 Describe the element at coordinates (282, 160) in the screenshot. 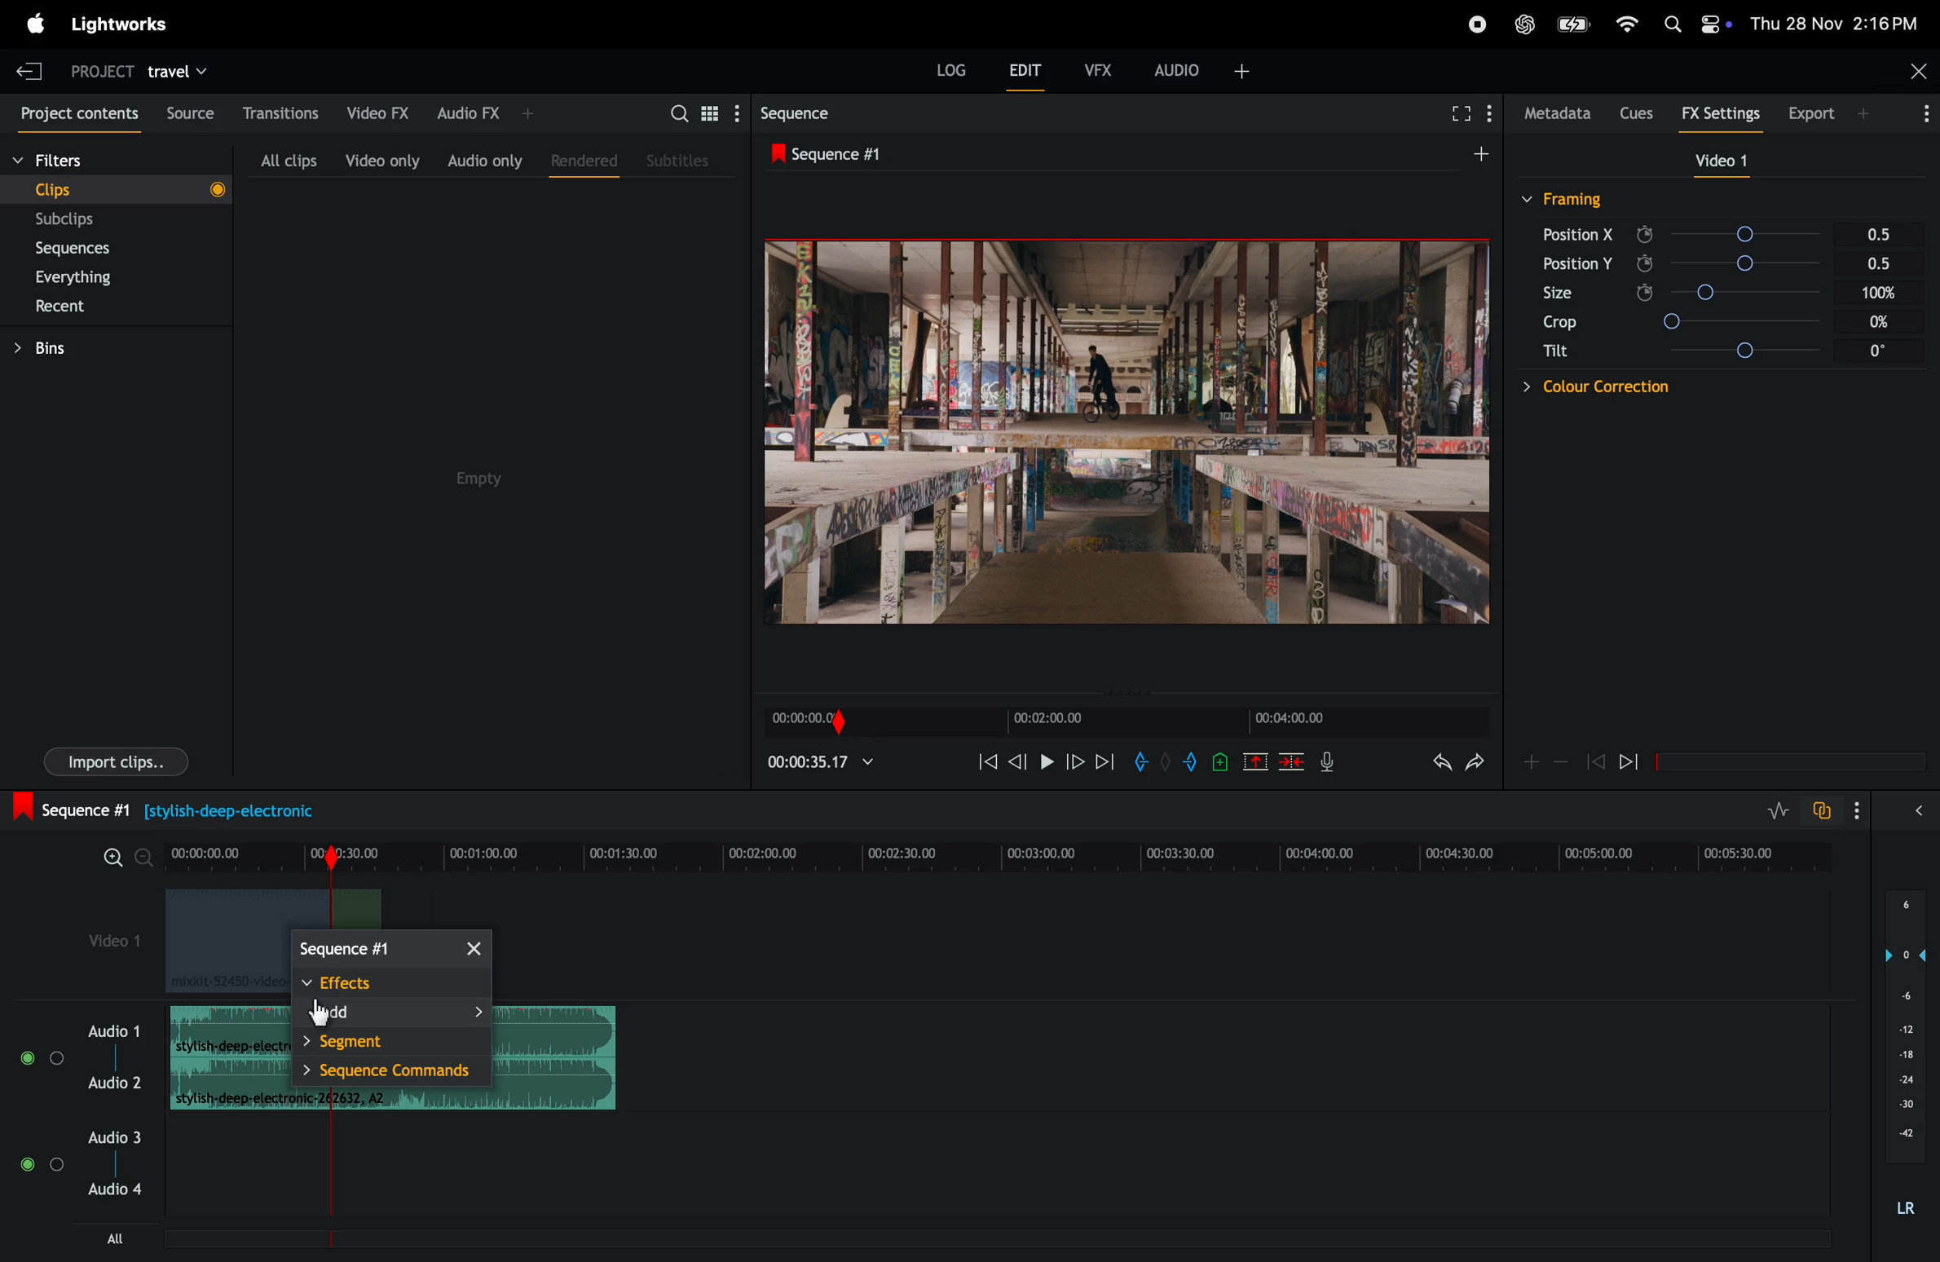

I see `all clips` at that location.